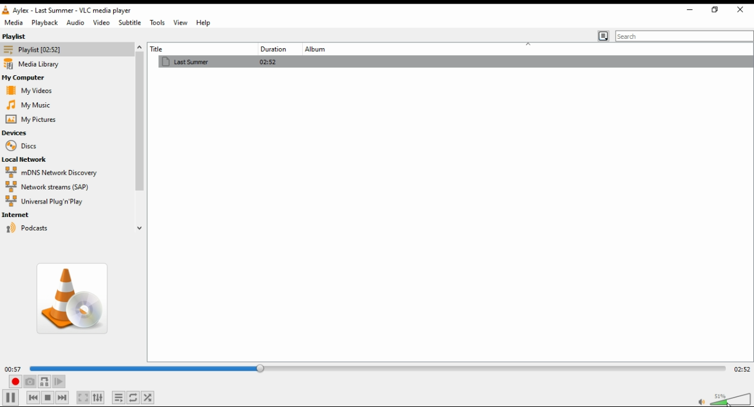 This screenshot has height=407, width=754. Describe the element at coordinates (101, 23) in the screenshot. I see `video` at that location.